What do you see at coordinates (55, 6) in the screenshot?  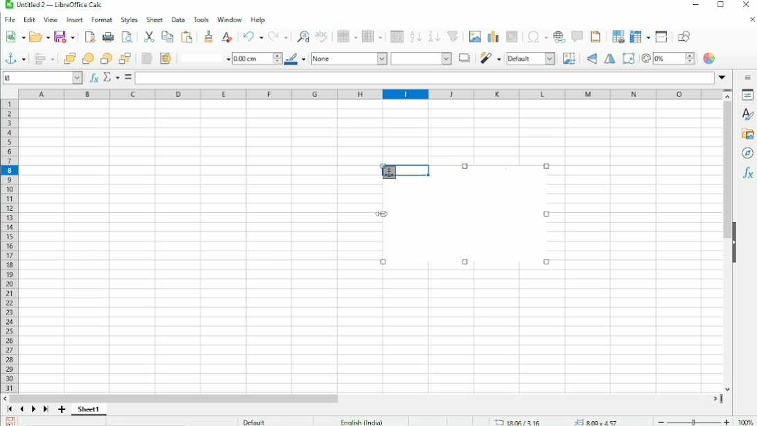 I see `Title` at bounding box center [55, 6].